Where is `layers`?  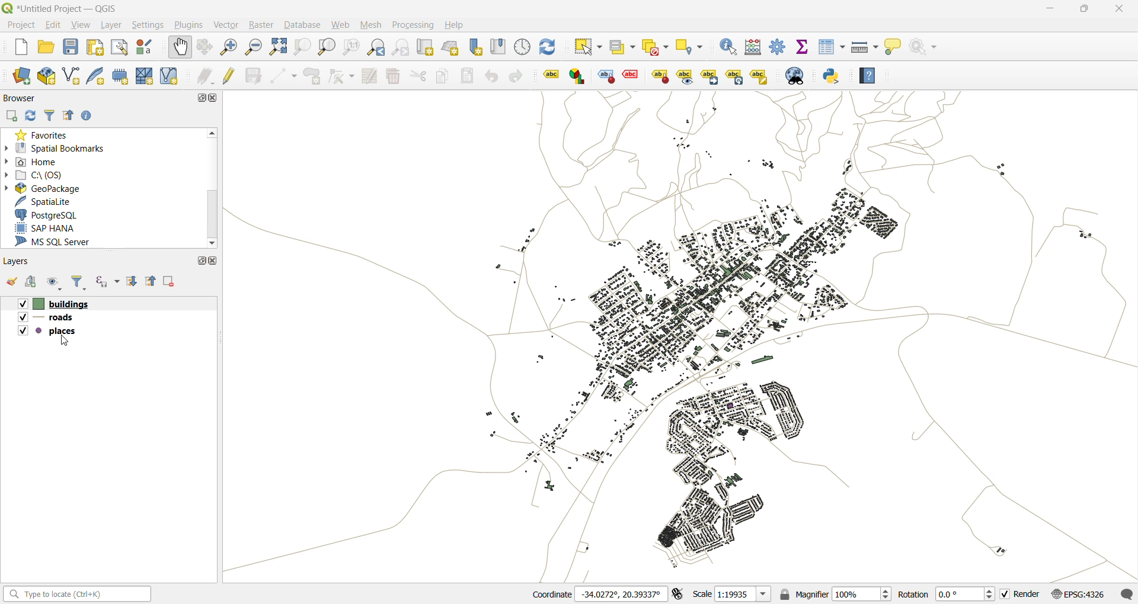
layers is located at coordinates (54, 303).